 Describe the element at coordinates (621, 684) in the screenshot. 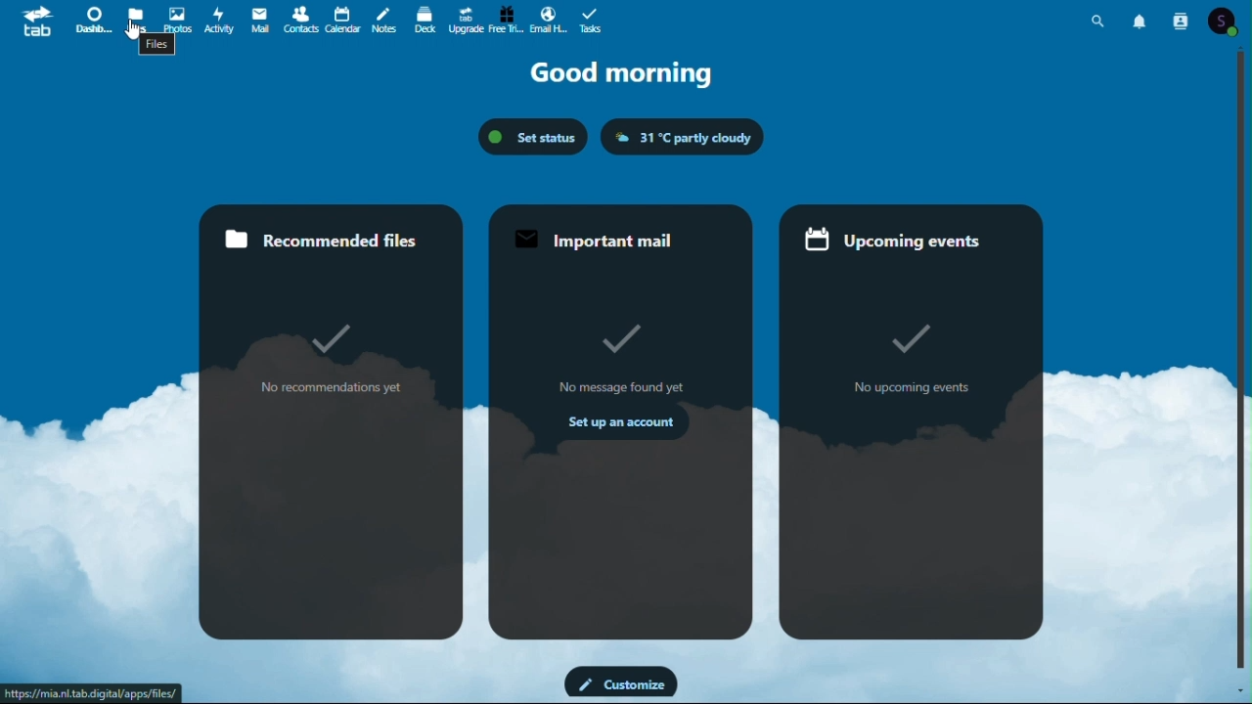

I see `customize` at that location.